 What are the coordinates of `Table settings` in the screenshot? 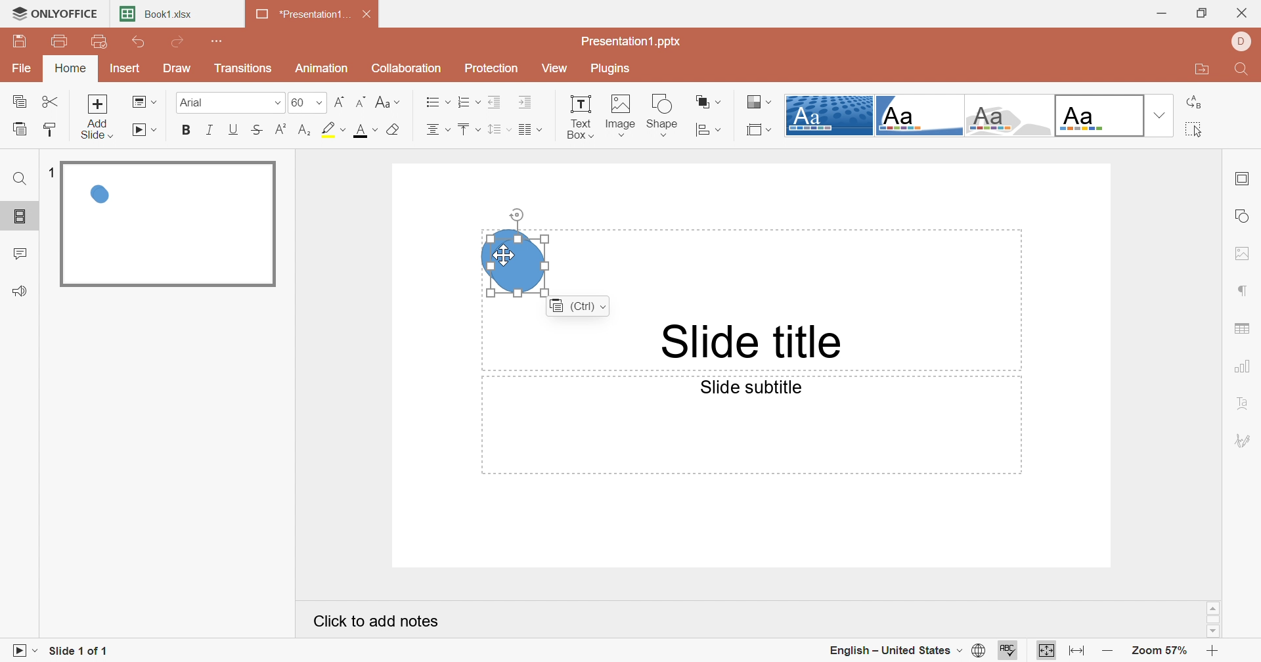 It's located at (1246, 325).